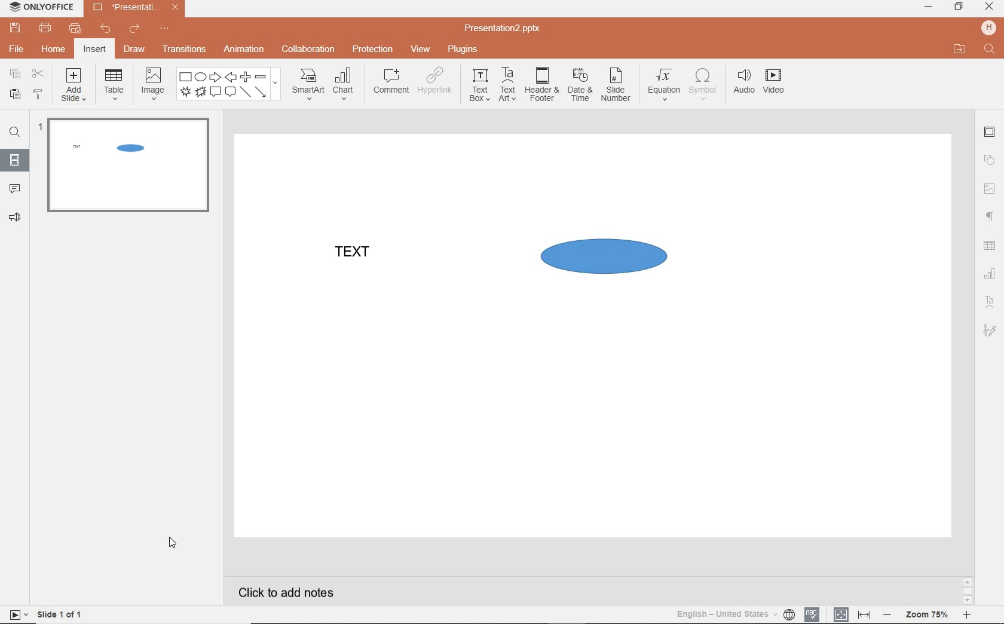 The image size is (1004, 624). Describe the element at coordinates (540, 85) in the screenshot. I see `header & footer` at that location.